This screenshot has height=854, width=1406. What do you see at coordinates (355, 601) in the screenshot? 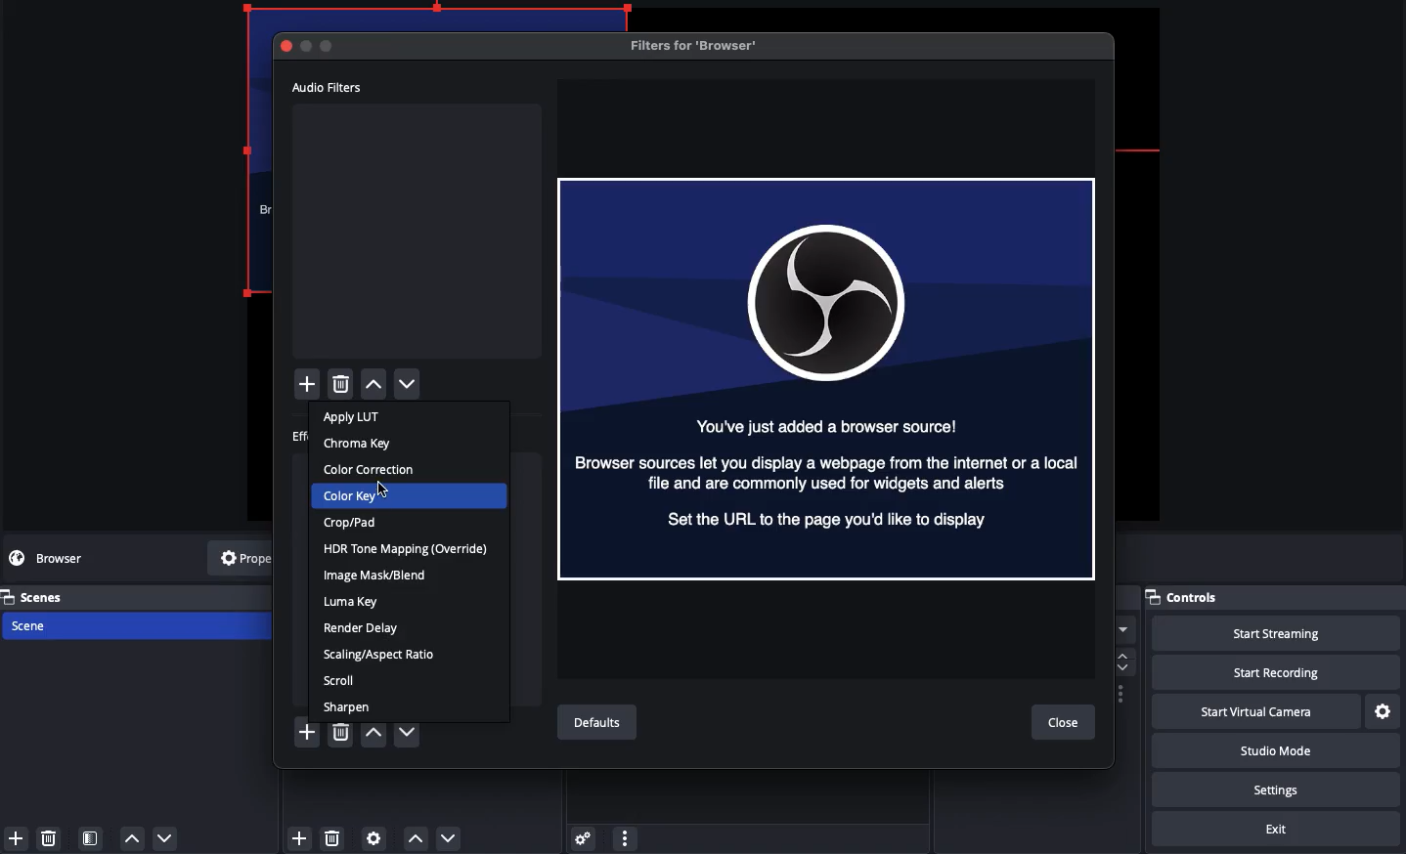
I see `Luna key` at bounding box center [355, 601].